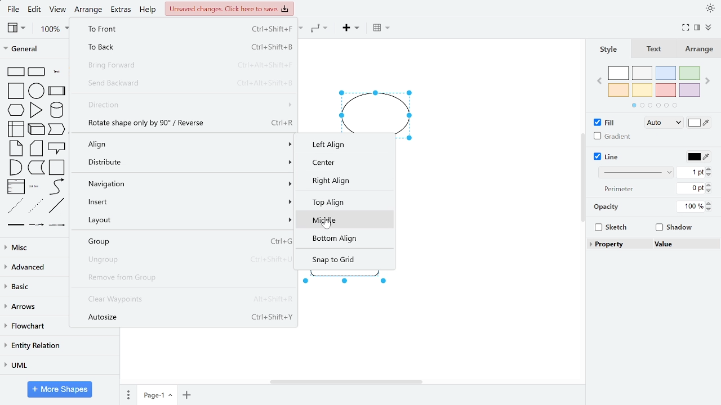 The height and width of the screenshot is (405, 721). What do you see at coordinates (16, 109) in the screenshot?
I see `hexagon` at bounding box center [16, 109].